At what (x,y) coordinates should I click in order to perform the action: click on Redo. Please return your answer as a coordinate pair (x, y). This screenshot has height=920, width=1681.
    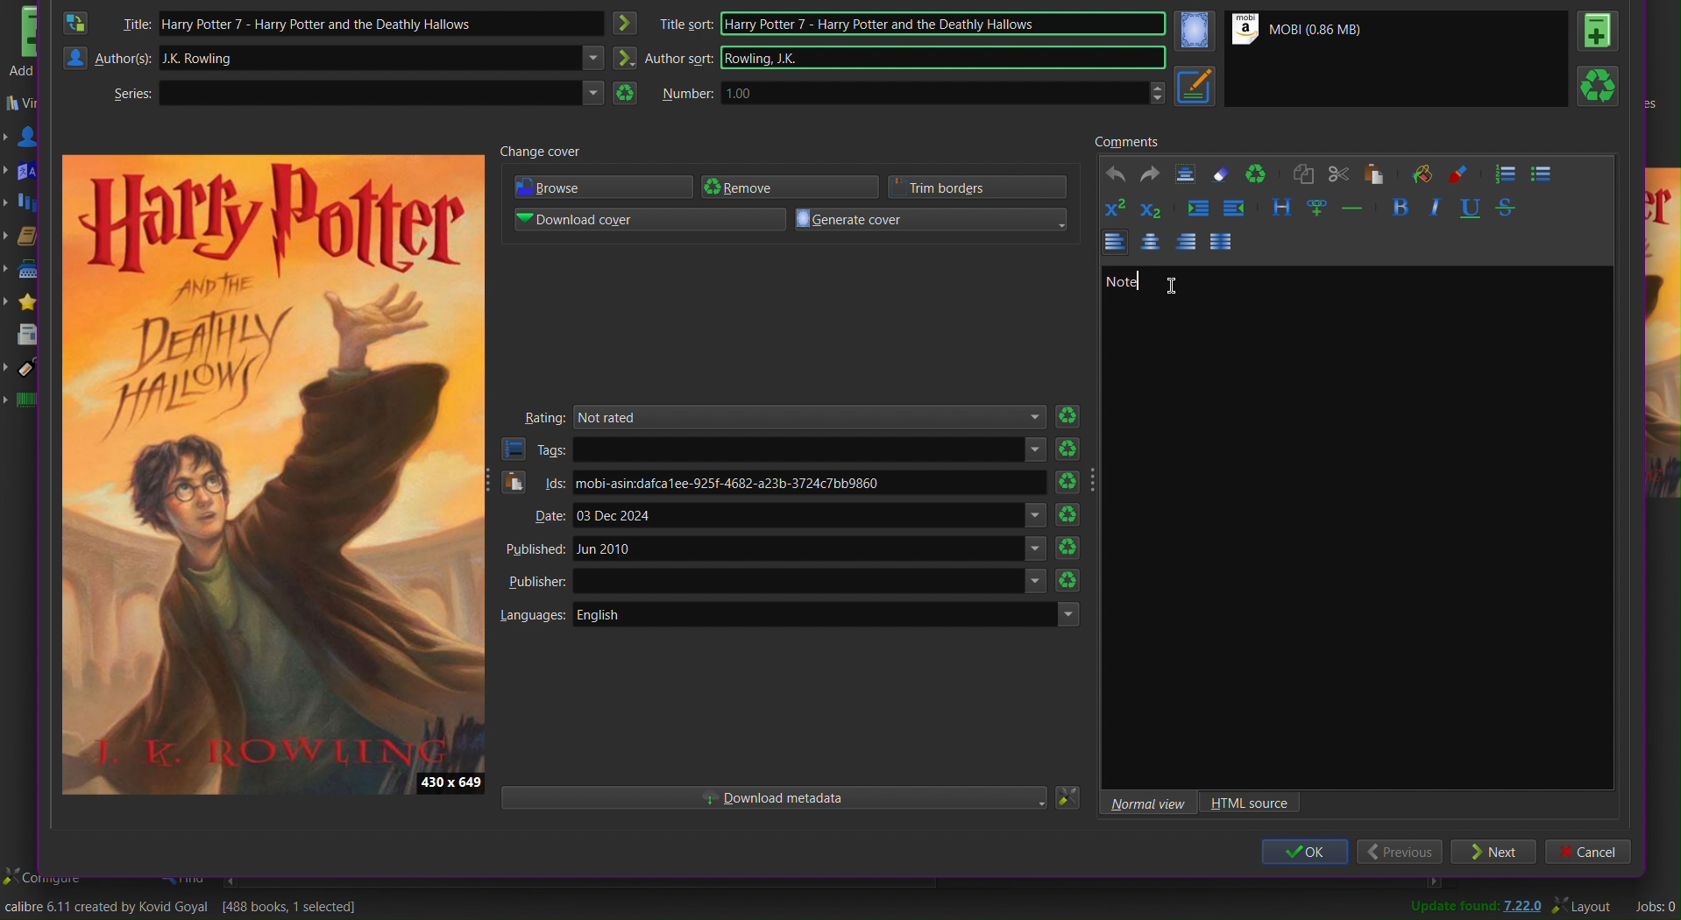
    Looking at the image, I should click on (1151, 173).